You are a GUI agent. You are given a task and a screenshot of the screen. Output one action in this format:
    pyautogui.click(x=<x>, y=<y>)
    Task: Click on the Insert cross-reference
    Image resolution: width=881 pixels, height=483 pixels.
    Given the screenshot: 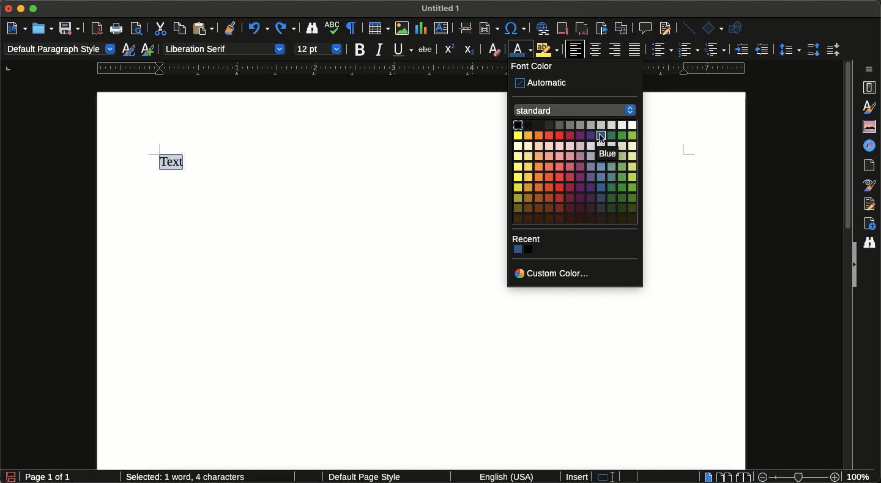 What is the action you would take?
    pyautogui.click(x=620, y=28)
    